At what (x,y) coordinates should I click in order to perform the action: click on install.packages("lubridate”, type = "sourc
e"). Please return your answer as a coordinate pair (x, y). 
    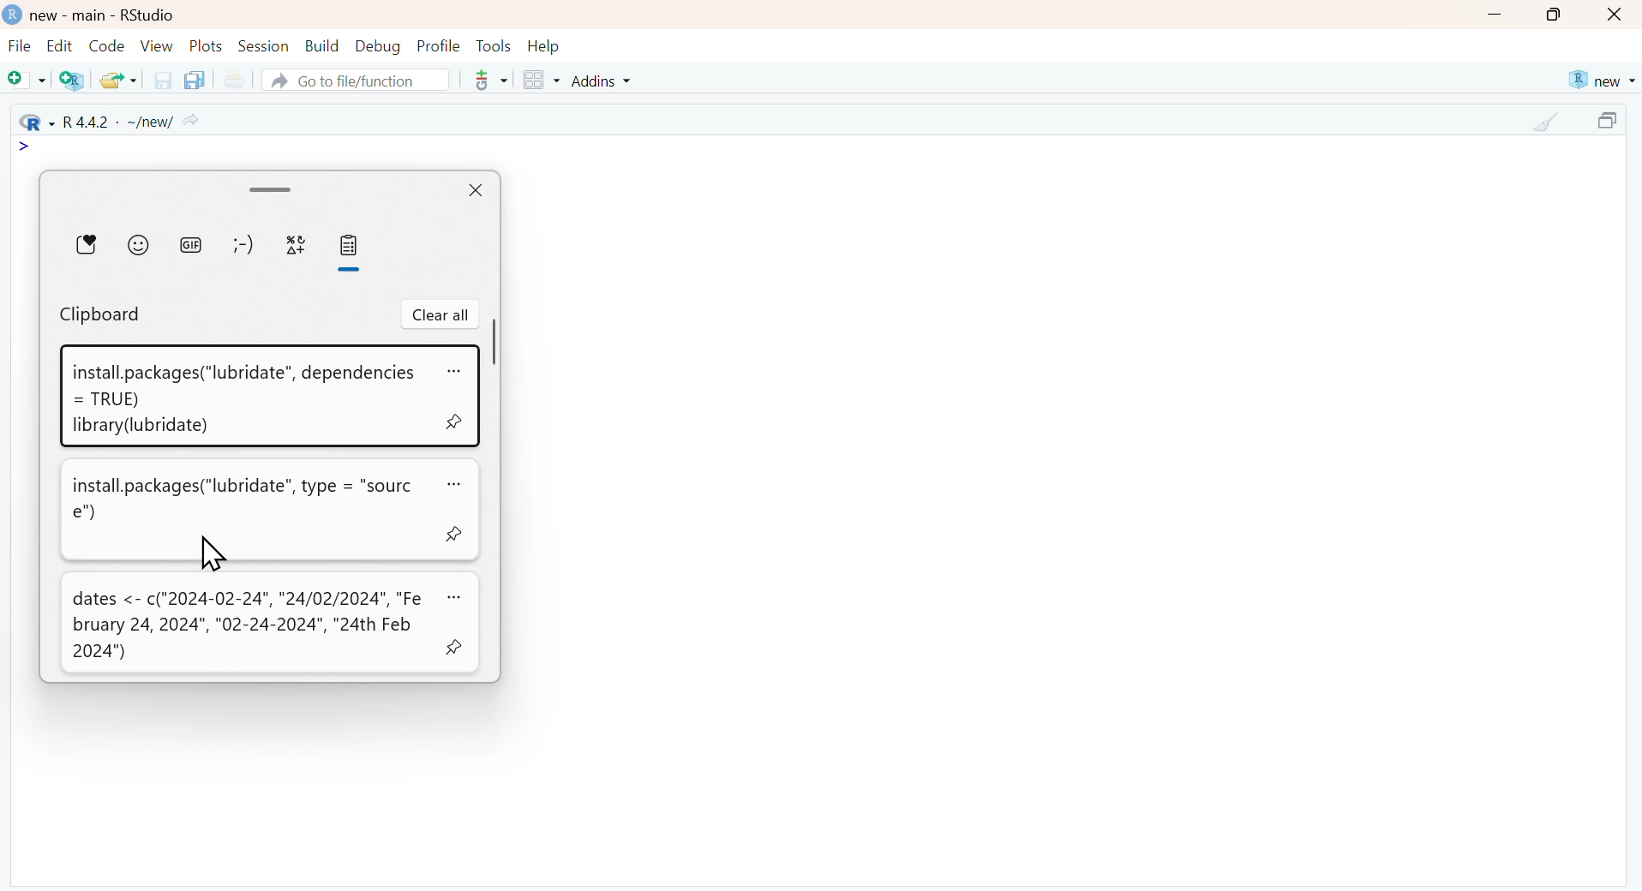
    Looking at the image, I should click on (243, 499).